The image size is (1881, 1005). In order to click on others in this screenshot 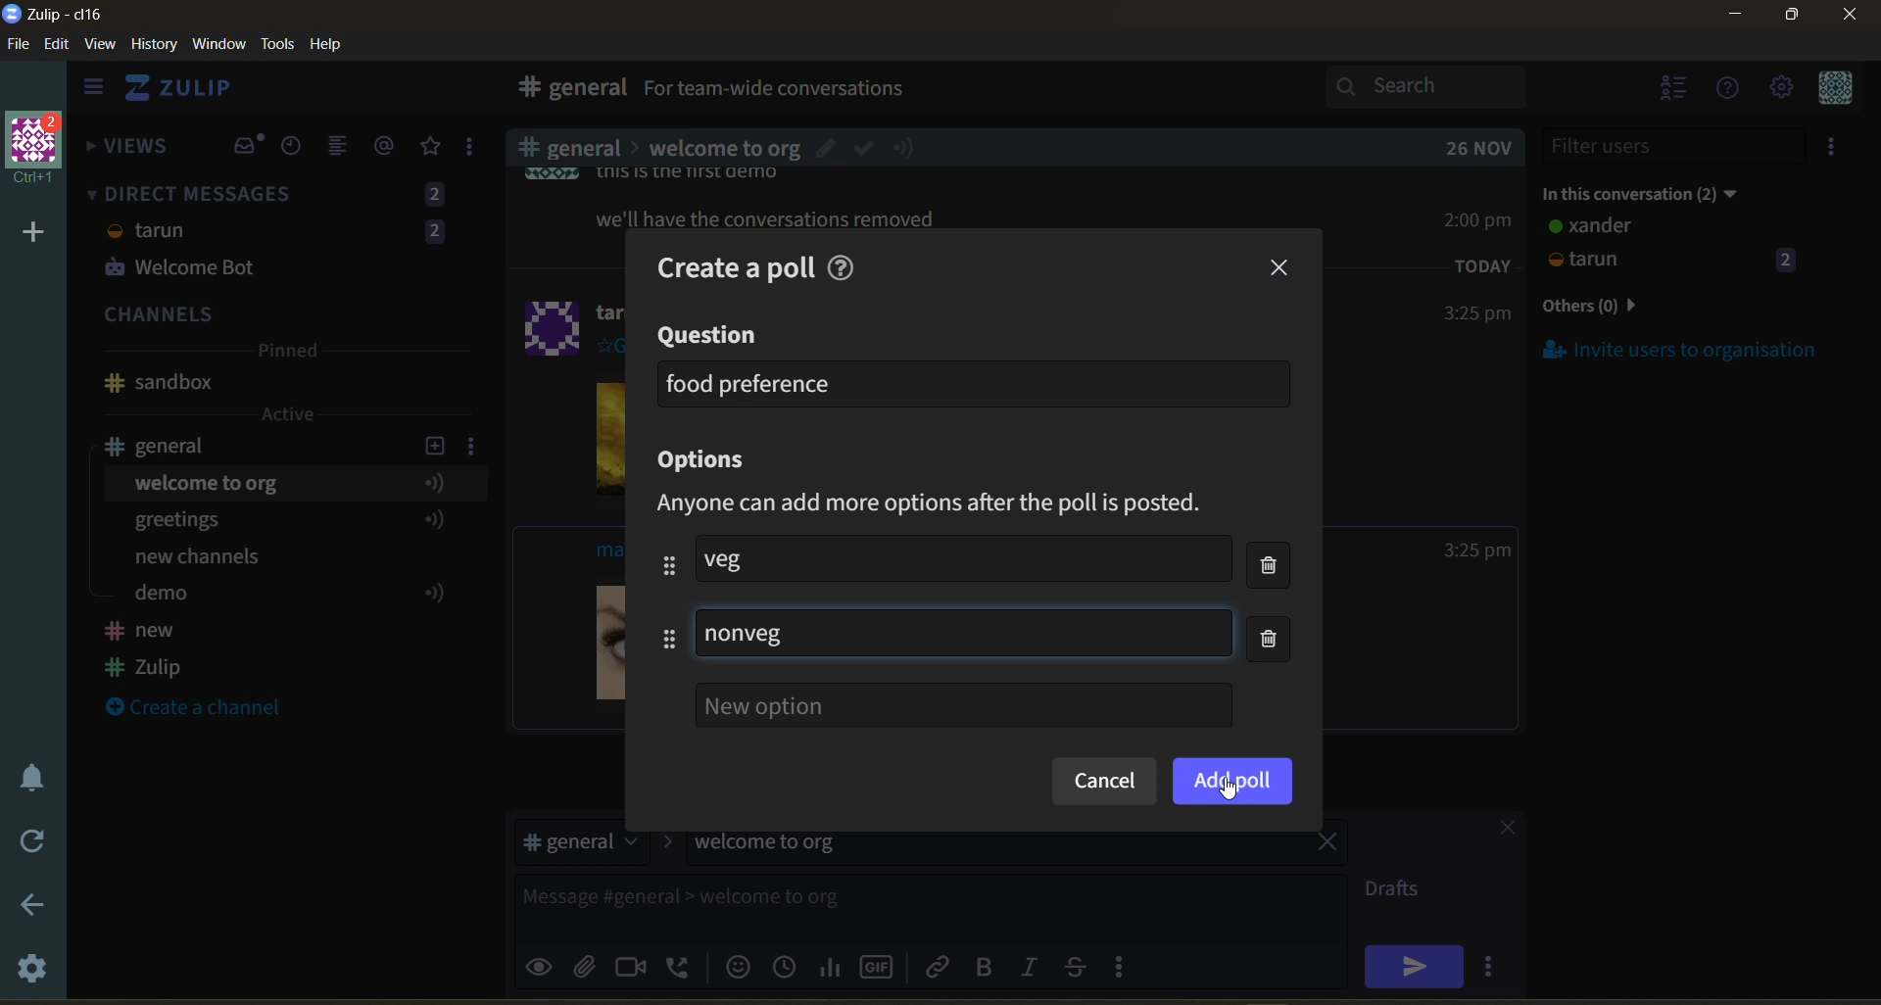, I will do `click(1620, 308)`.